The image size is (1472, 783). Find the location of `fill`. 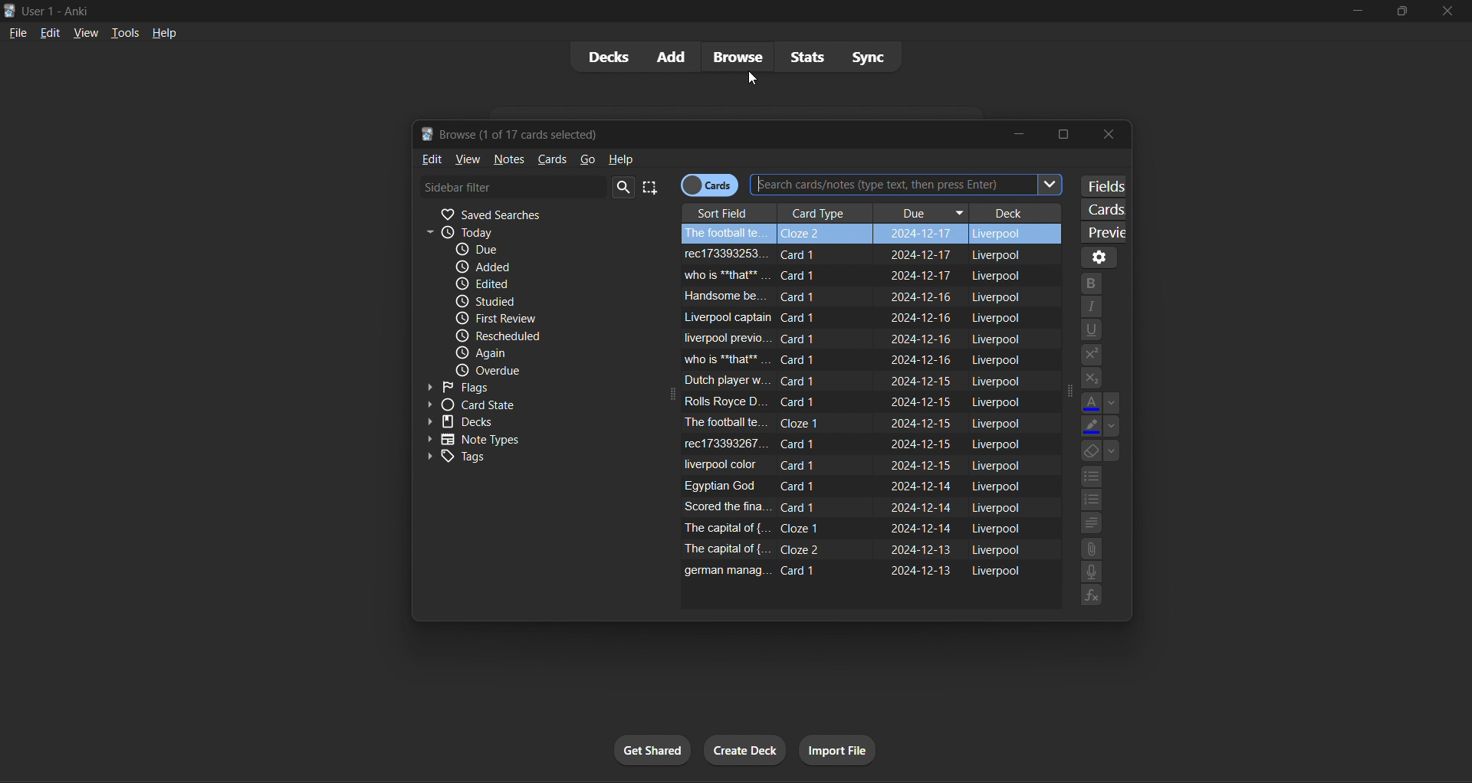

fill is located at coordinates (1090, 451).